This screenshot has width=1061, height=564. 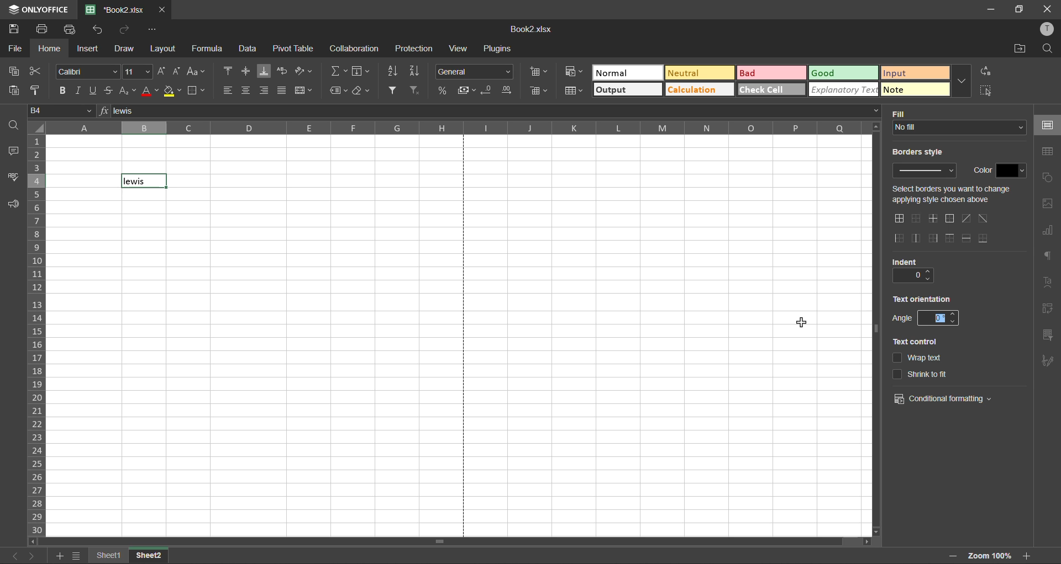 I want to click on calculation, so click(x=700, y=90).